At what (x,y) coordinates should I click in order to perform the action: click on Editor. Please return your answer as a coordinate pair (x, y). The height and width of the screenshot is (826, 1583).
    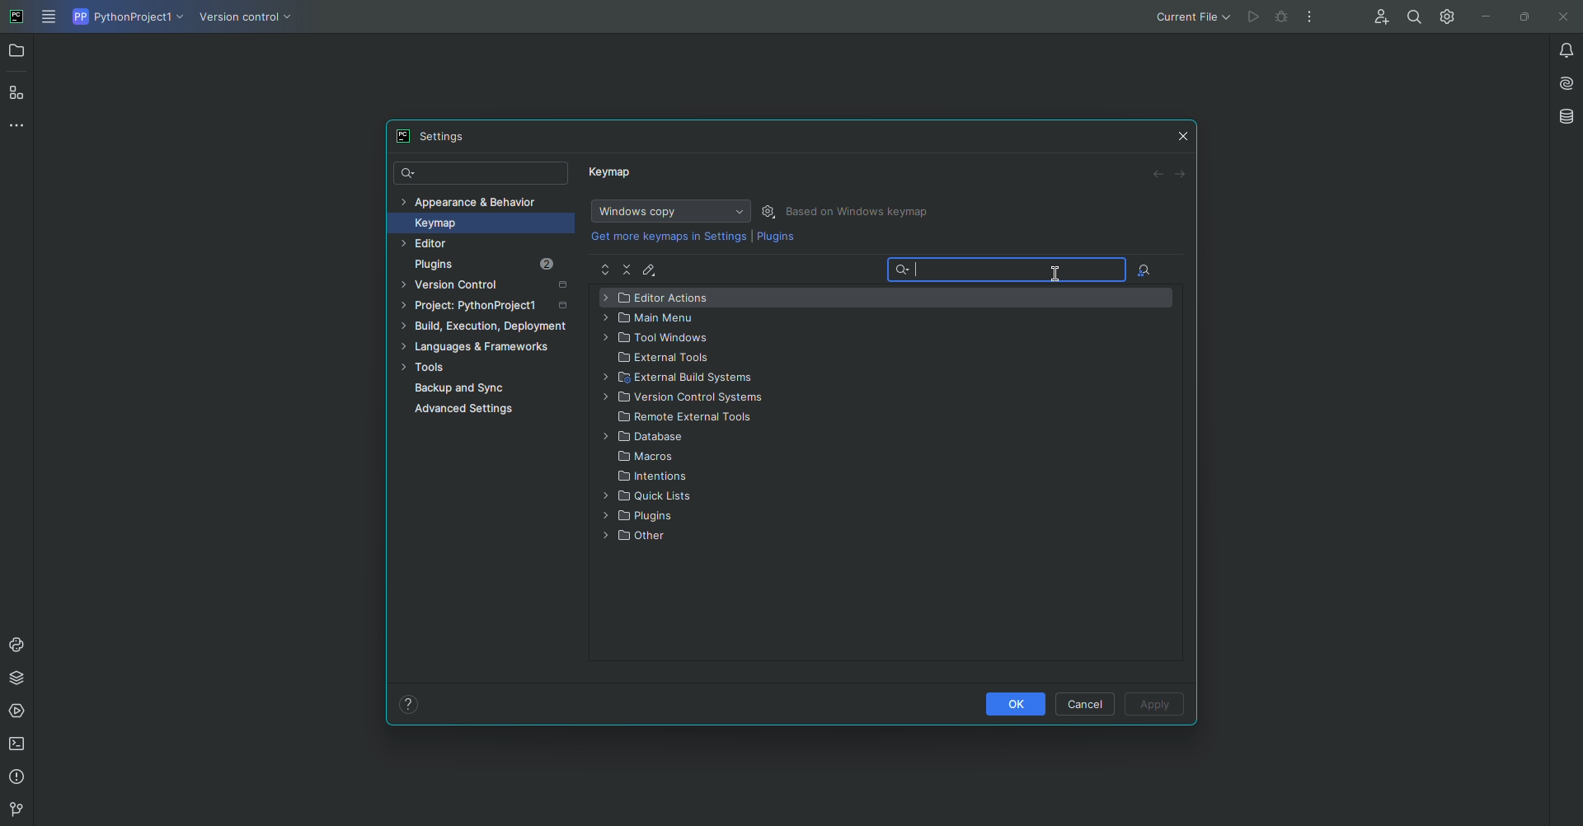
    Looking at the image, I should click on (460, 244).